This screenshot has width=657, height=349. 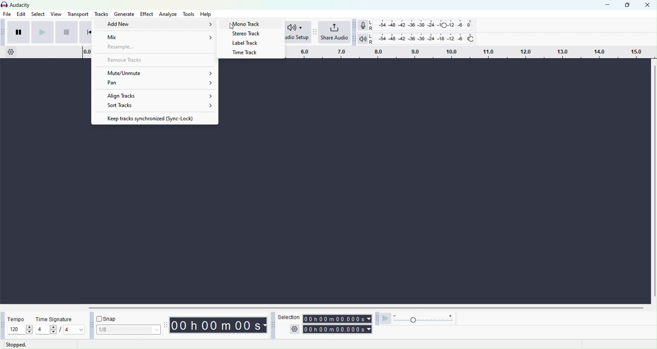 What do you see at coordinates (156, 36) in the screenshot?
I see `Mix` at bounding box center [156, 36].